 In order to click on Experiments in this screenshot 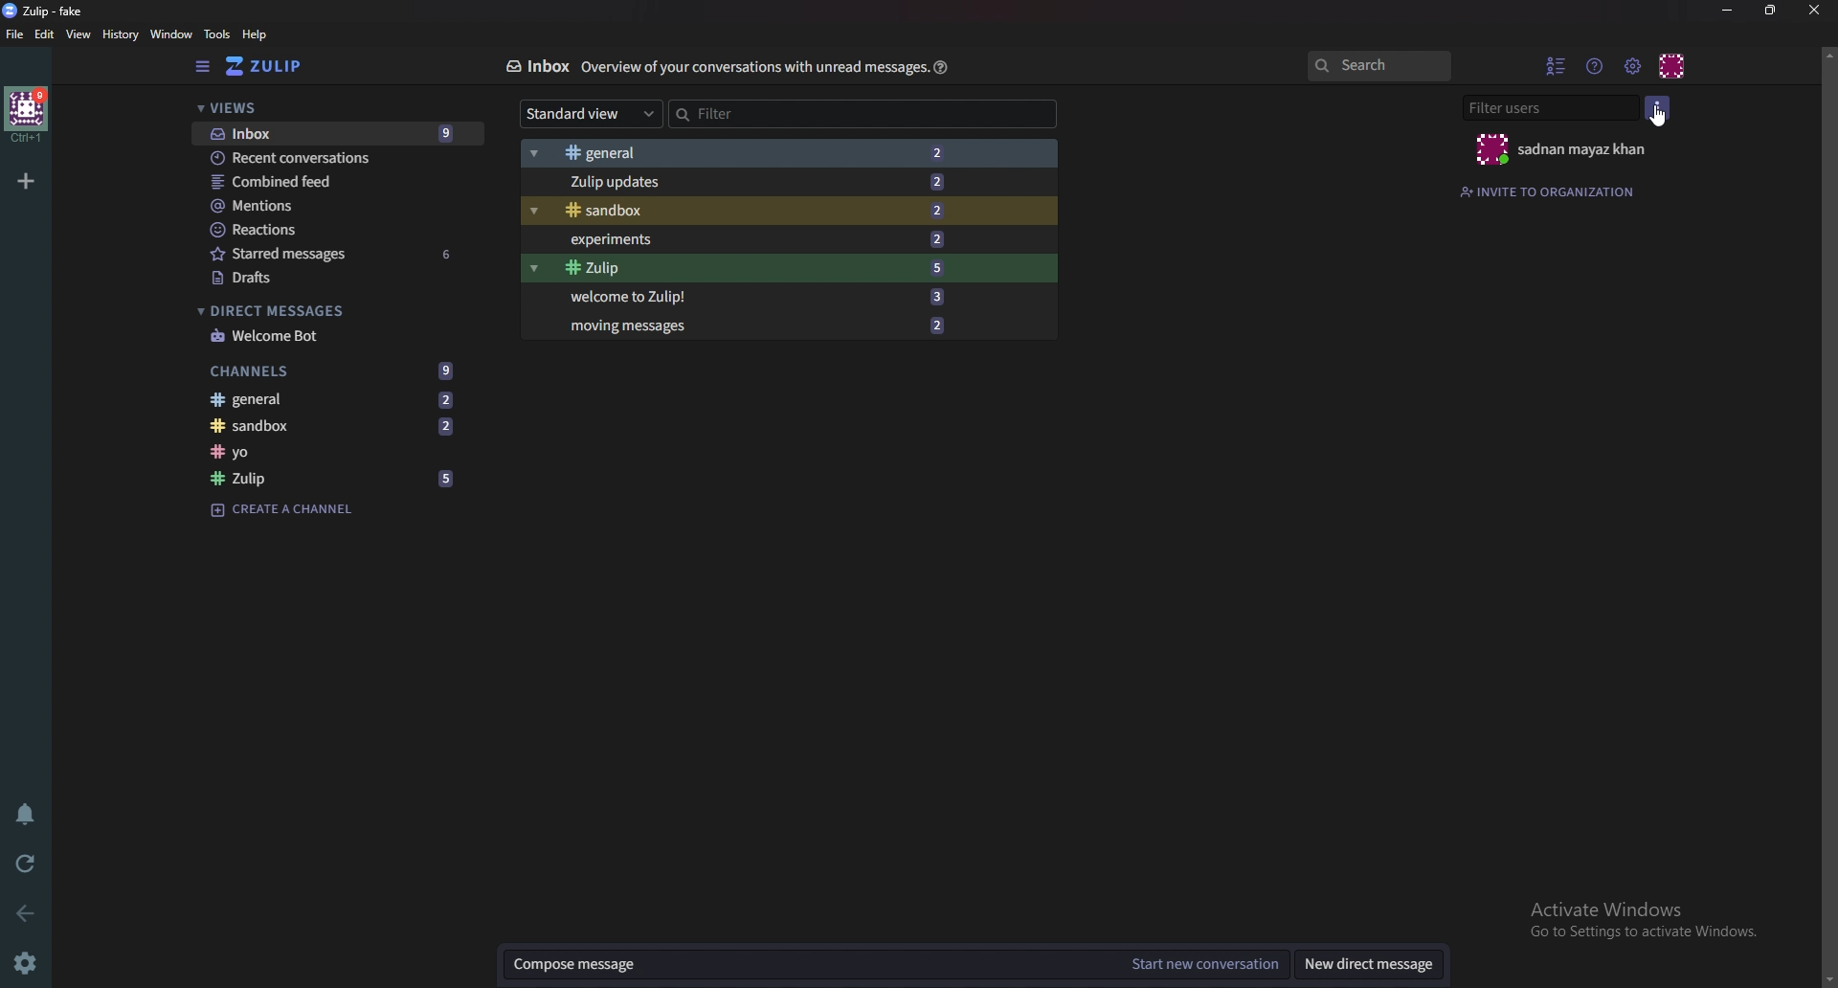, I will do `click(760, 238)`.